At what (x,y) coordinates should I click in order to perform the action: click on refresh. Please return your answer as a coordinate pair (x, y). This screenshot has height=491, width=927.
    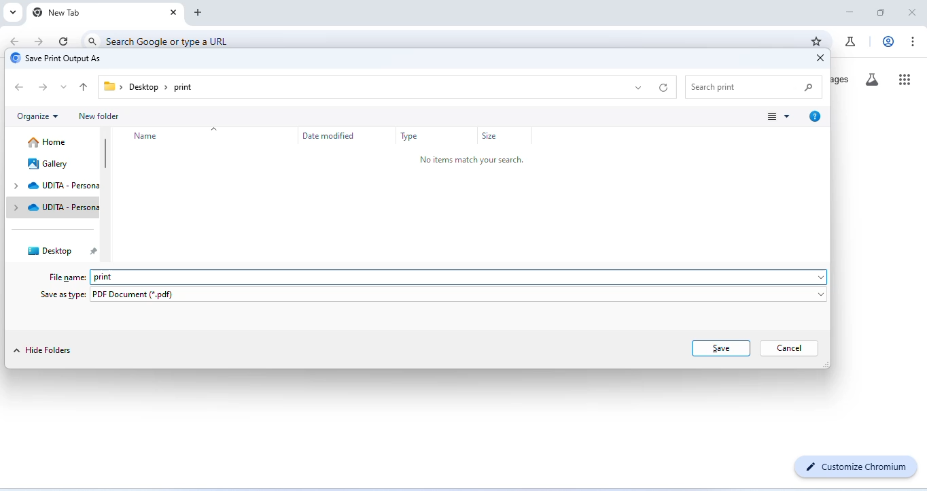
    Looking at the image, I should click on (65, 41).